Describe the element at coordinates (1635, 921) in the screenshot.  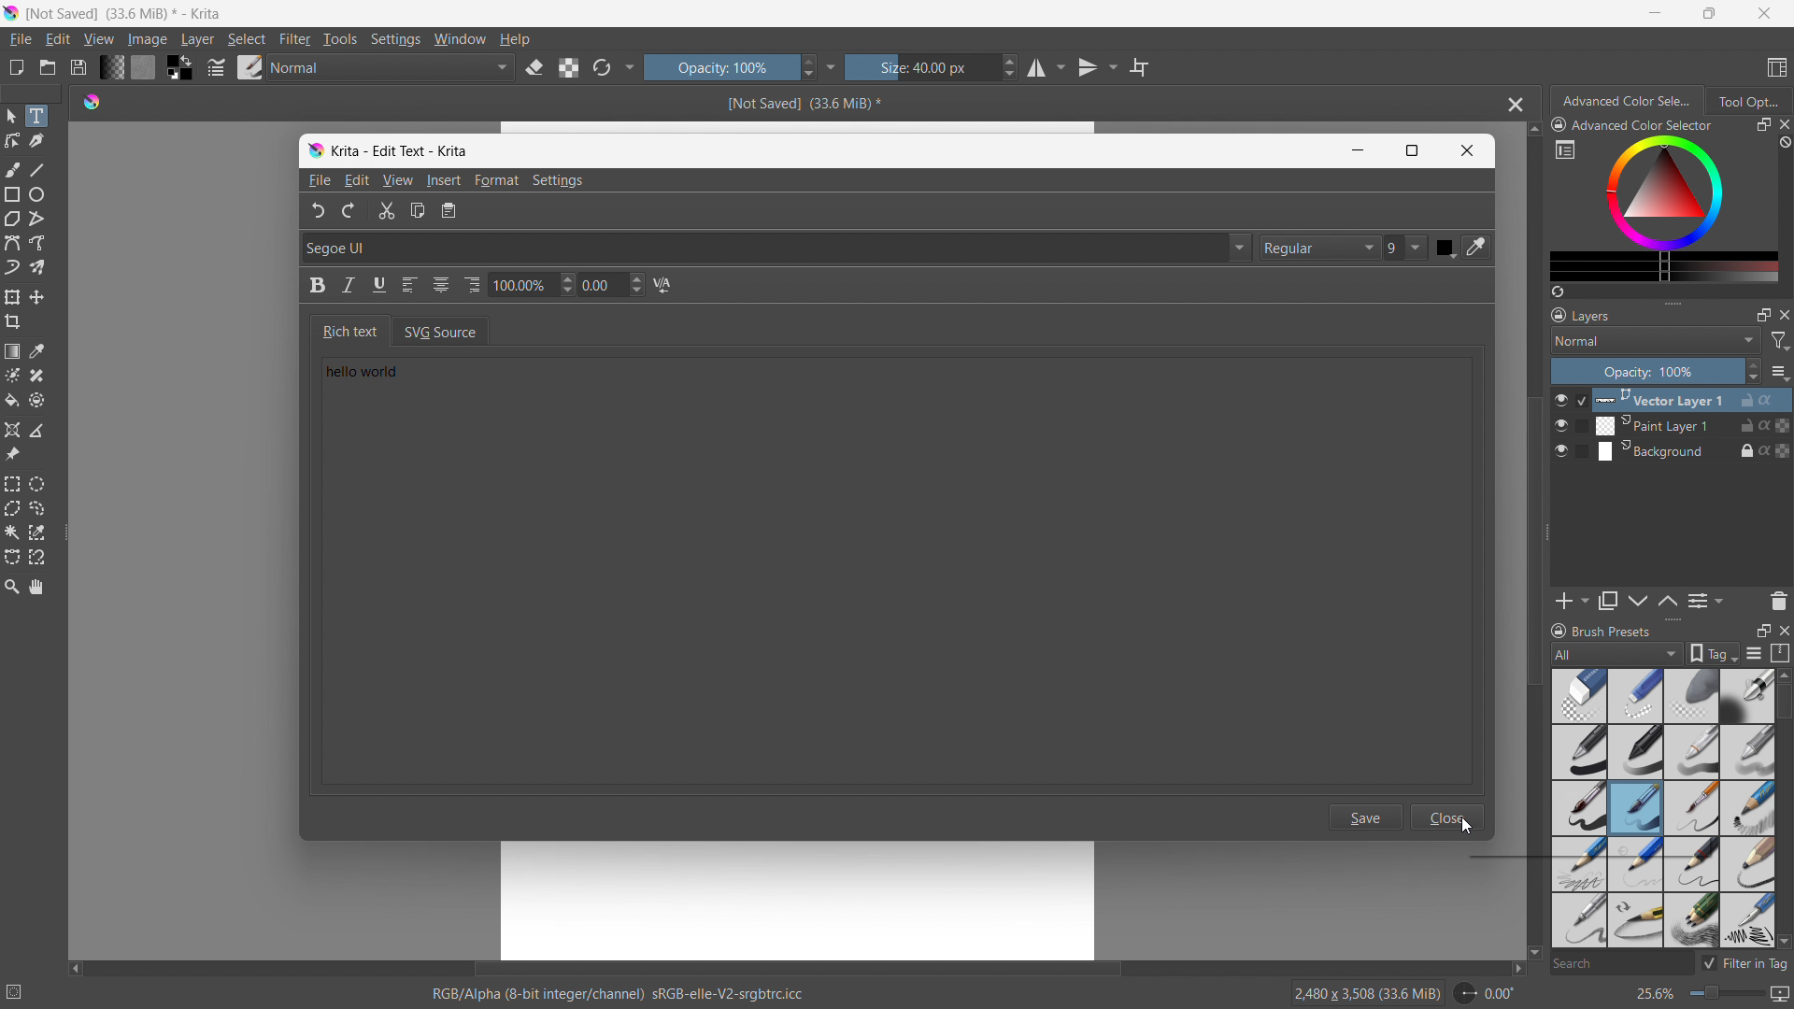
I see `small tip pencil` at that location.